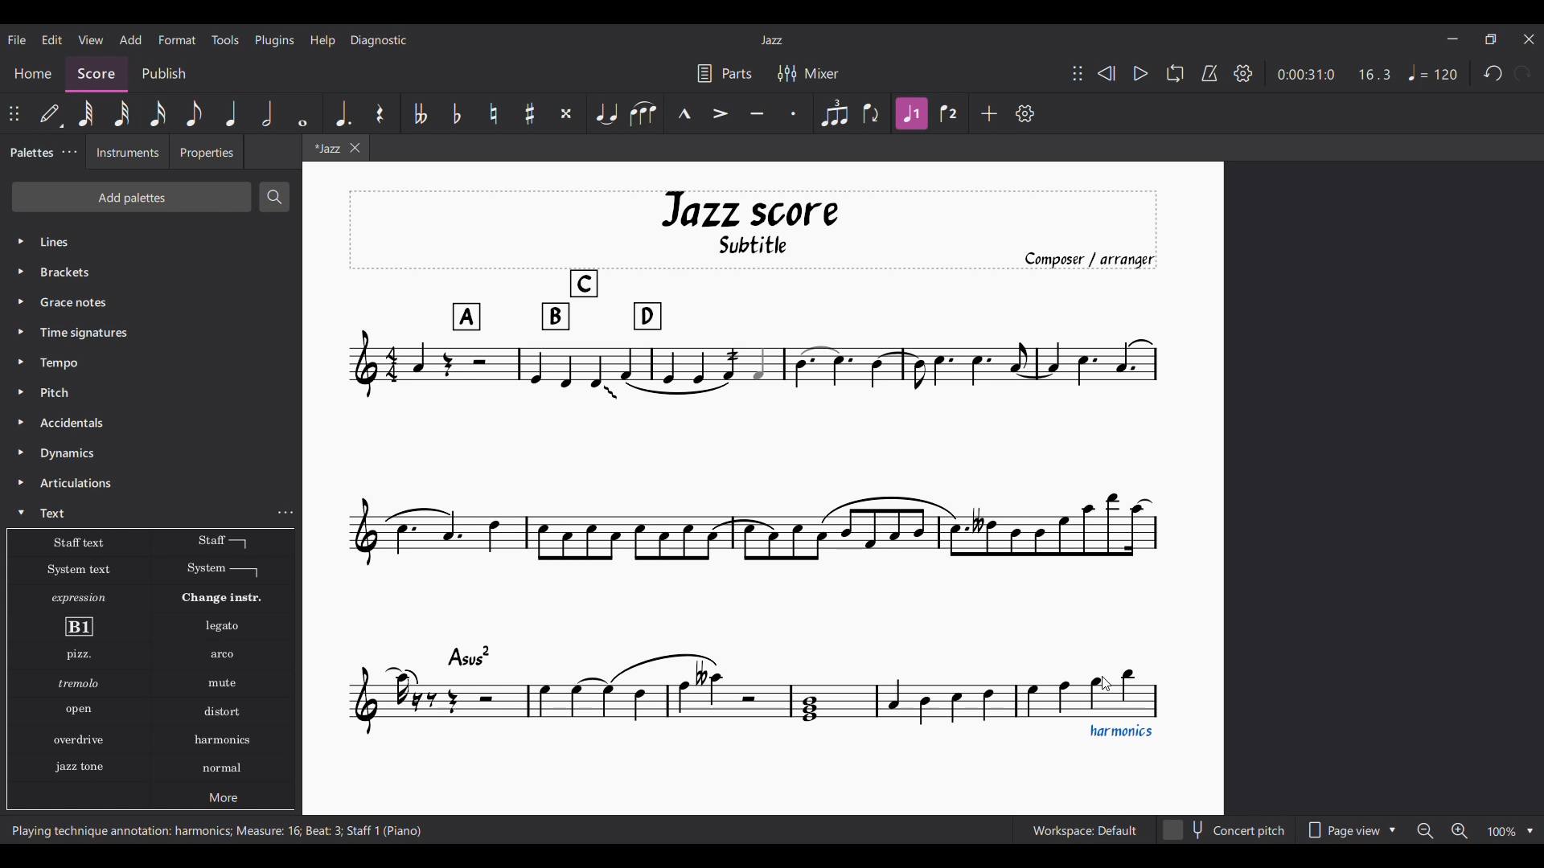 This screenshot has height=868, width=1544. Describe the element at coordinates (76, 273) in the screenshot. I see `Bracket` at that location.